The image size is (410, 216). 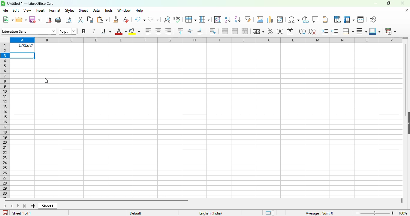 What do you see at coordinates (21, 19) in the screenshot?
I see `open` at bounding box center [21, 19].